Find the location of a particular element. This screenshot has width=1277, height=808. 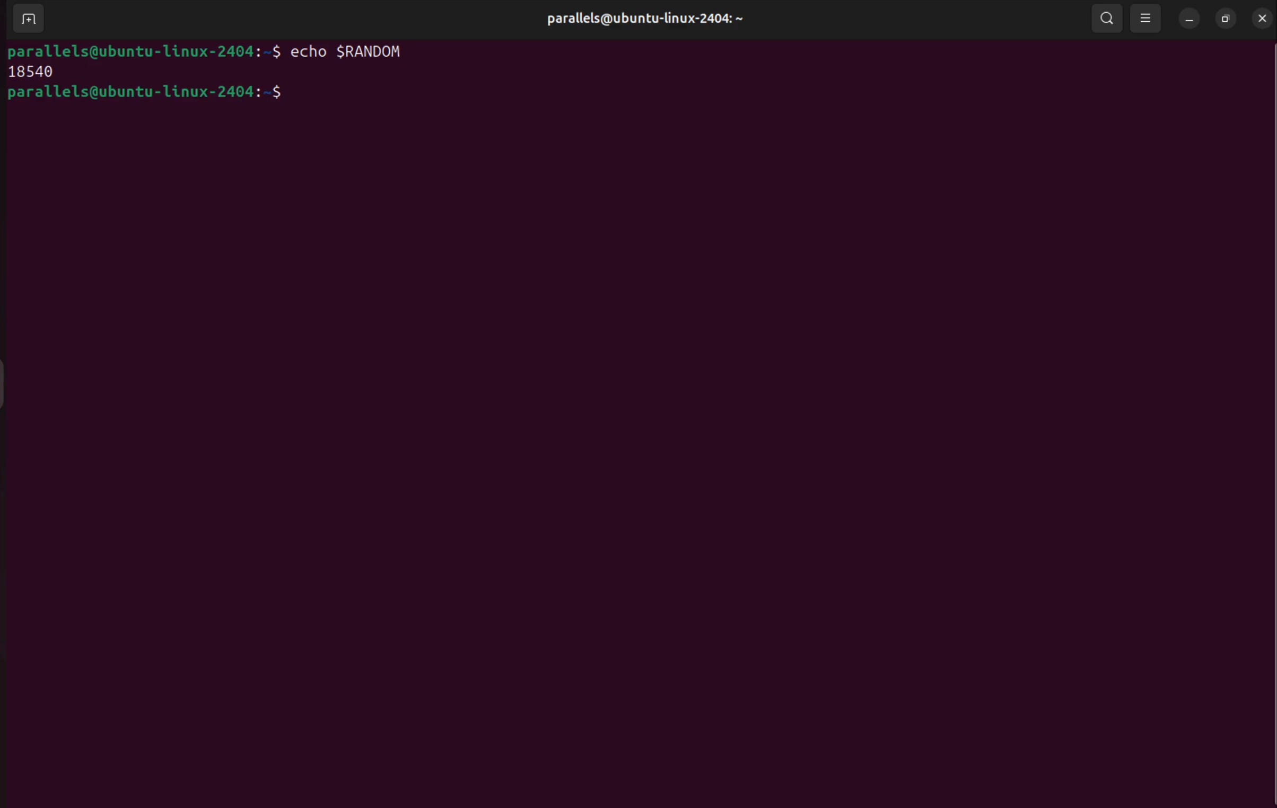

add terminal is located at coordinates (28, 20).